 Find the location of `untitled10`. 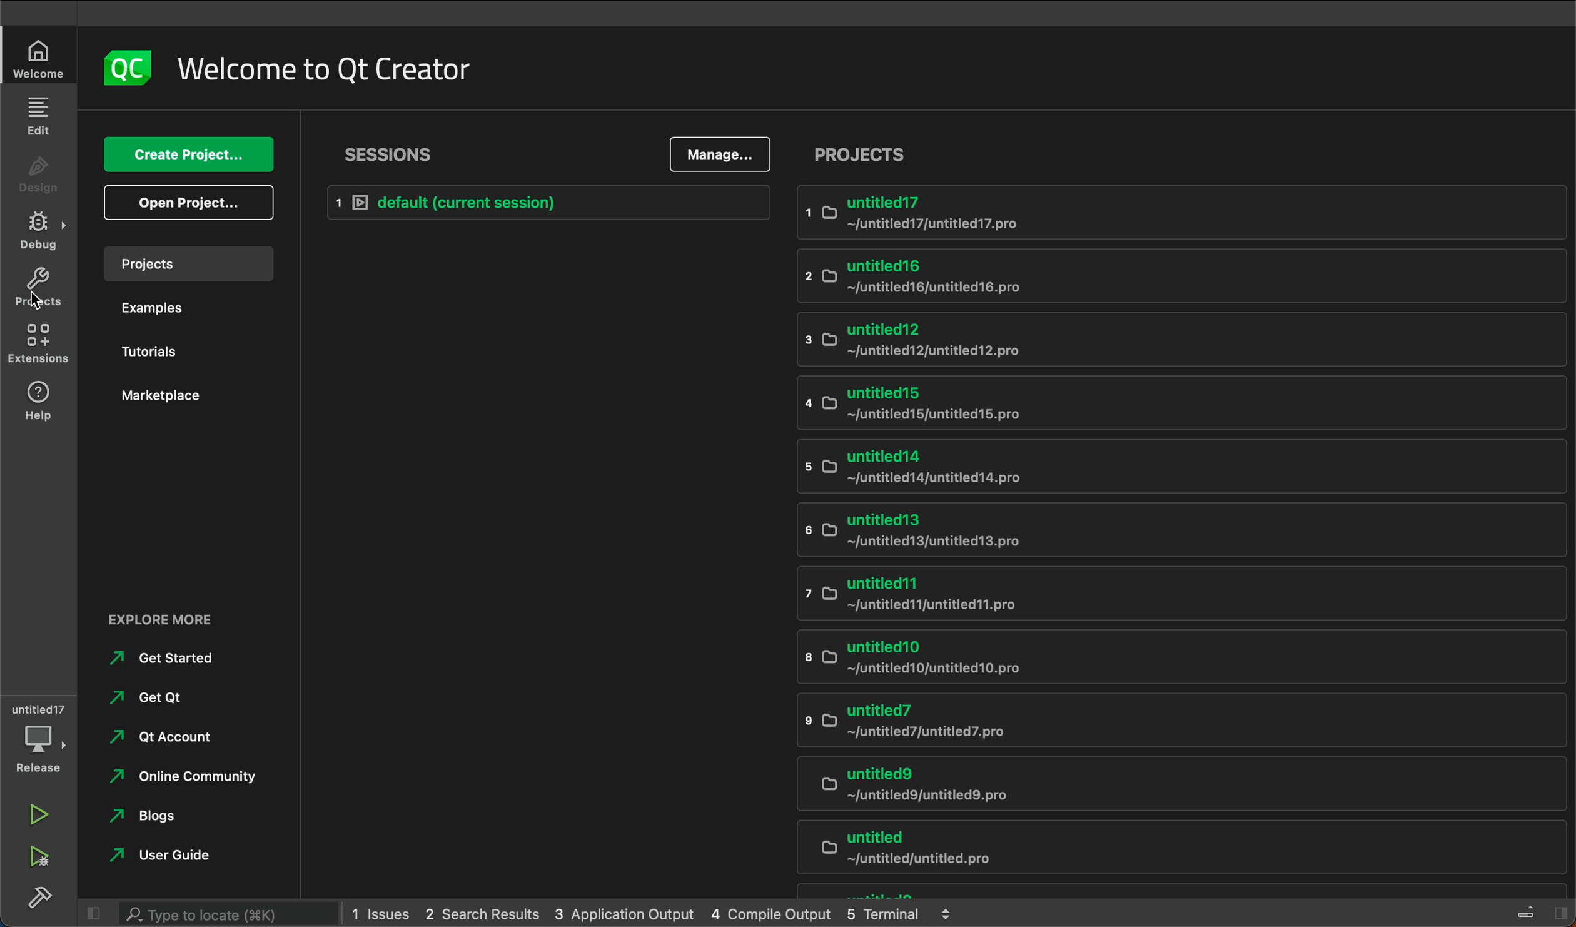

untitled10 is located at coordinates (1137, 656).